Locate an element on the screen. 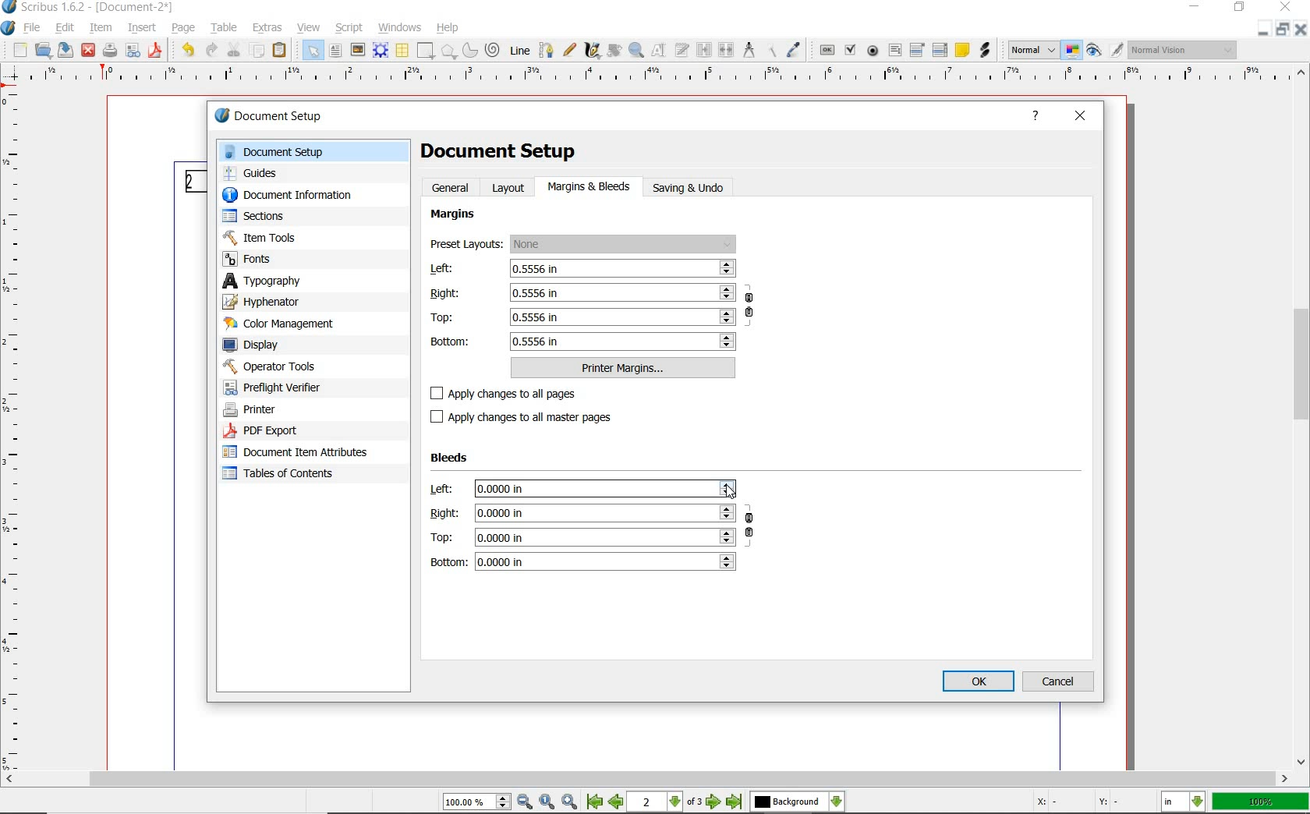  Zoom 100.00% is located at coordinates (475, 804).